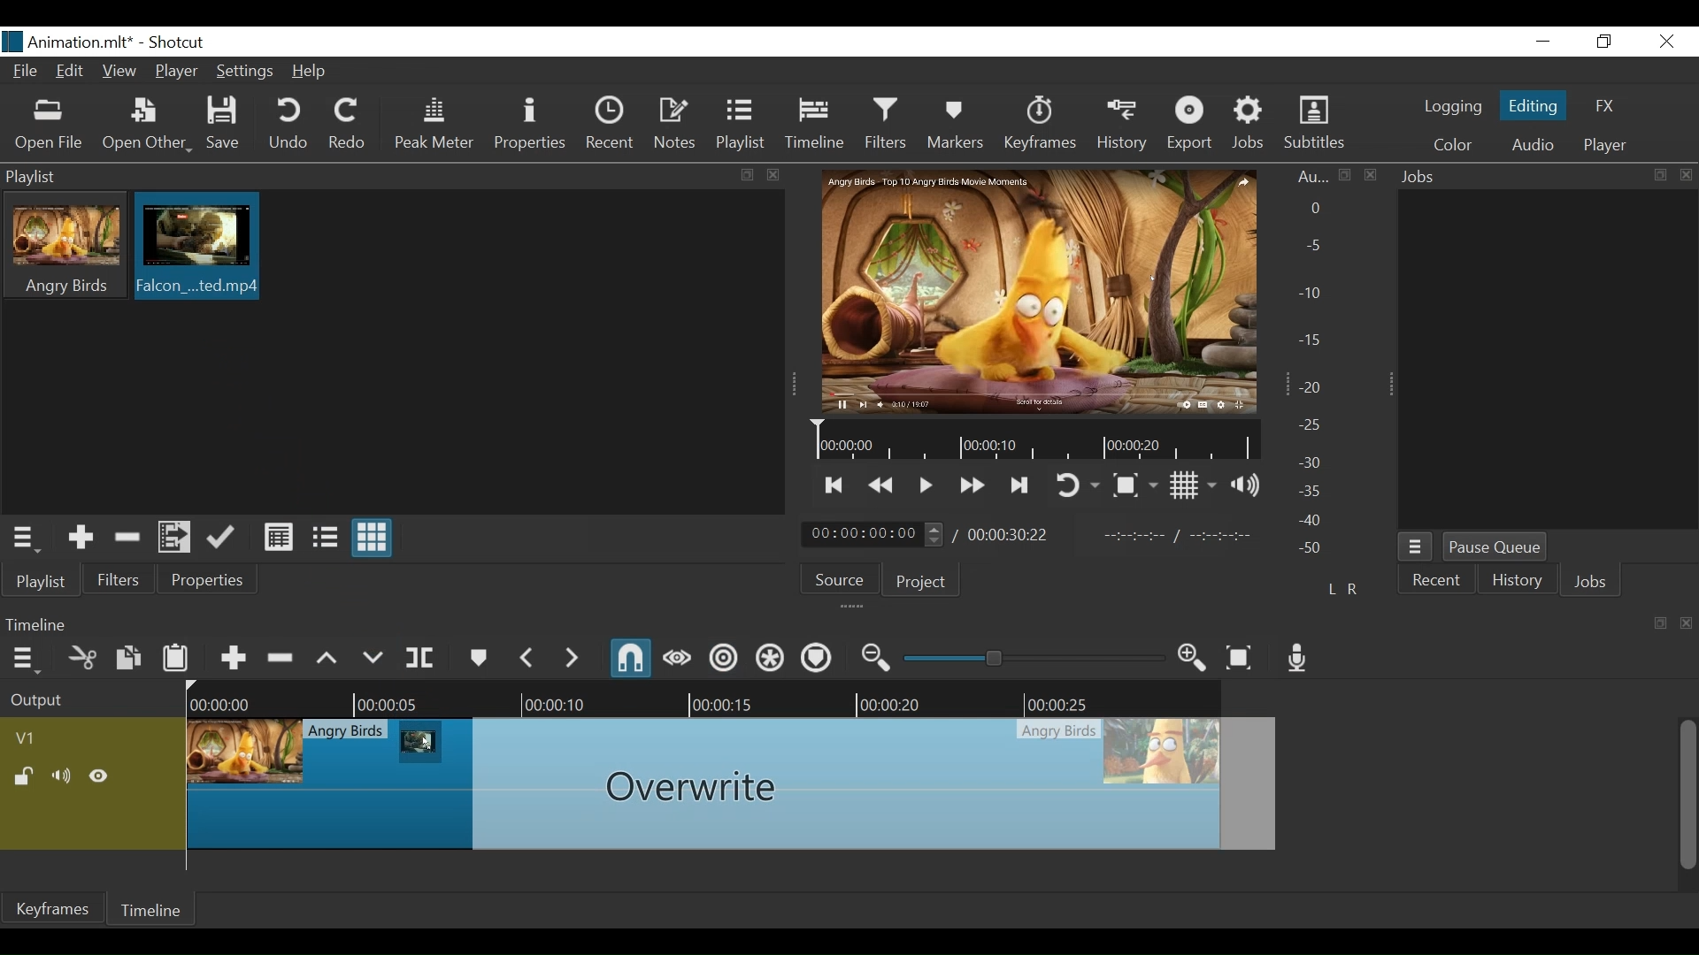 This screenshot has height=955, width=1699. What do you see at coordinates (157, 908) in the screenshot?
I see `Timeline` at bounding box center [157, 908].